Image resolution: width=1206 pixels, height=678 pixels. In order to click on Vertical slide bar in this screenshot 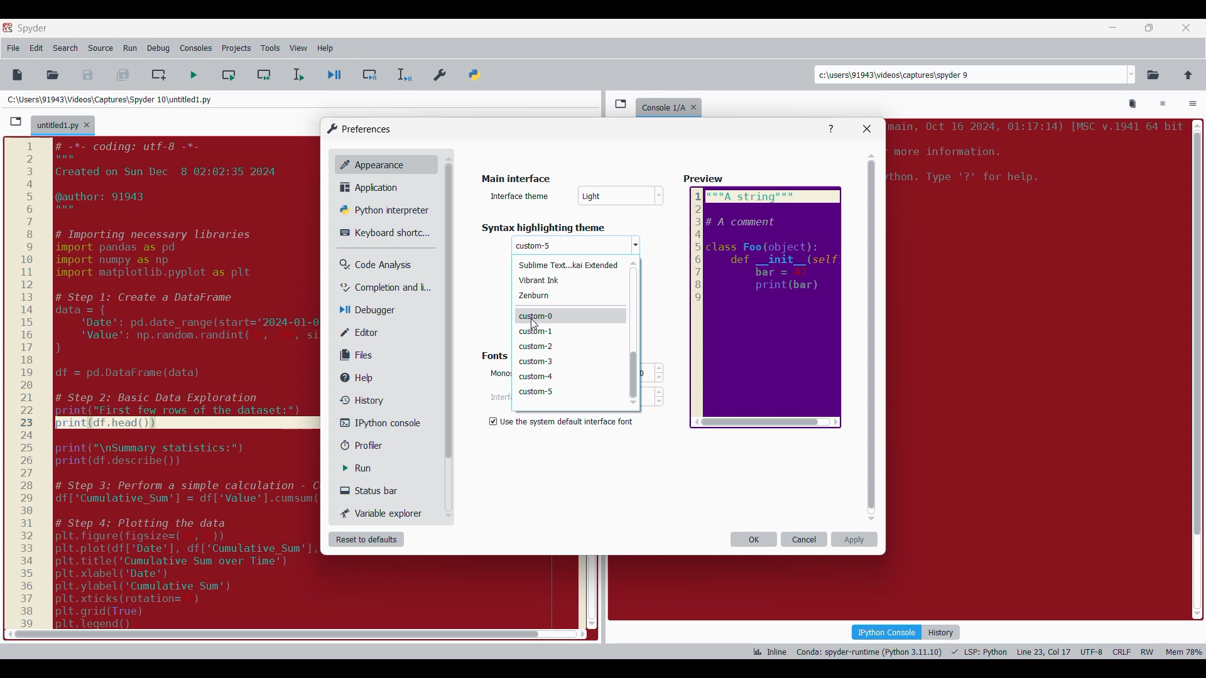, I will do `click(872, 337)`.